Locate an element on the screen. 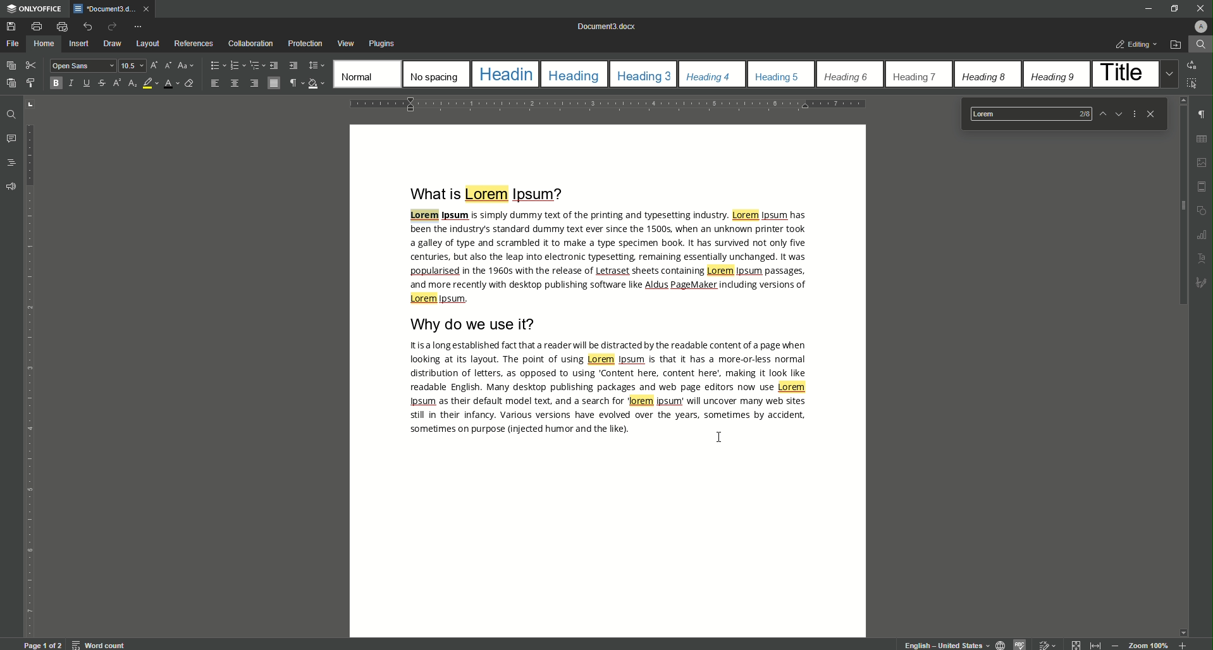 This screenshot has width=1213, height=650. English - United States is located at coordinates (945, 644).